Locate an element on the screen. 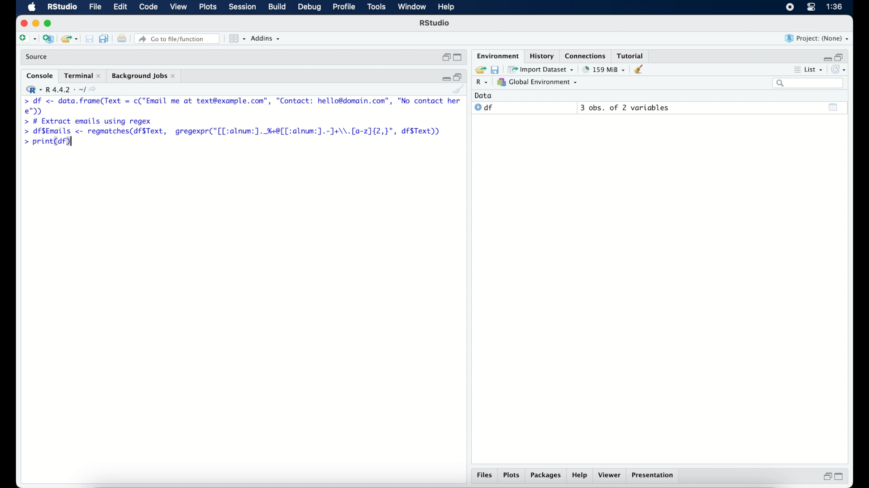 The image size is (869, 488). view in panes is located at coordinates (236, 39).